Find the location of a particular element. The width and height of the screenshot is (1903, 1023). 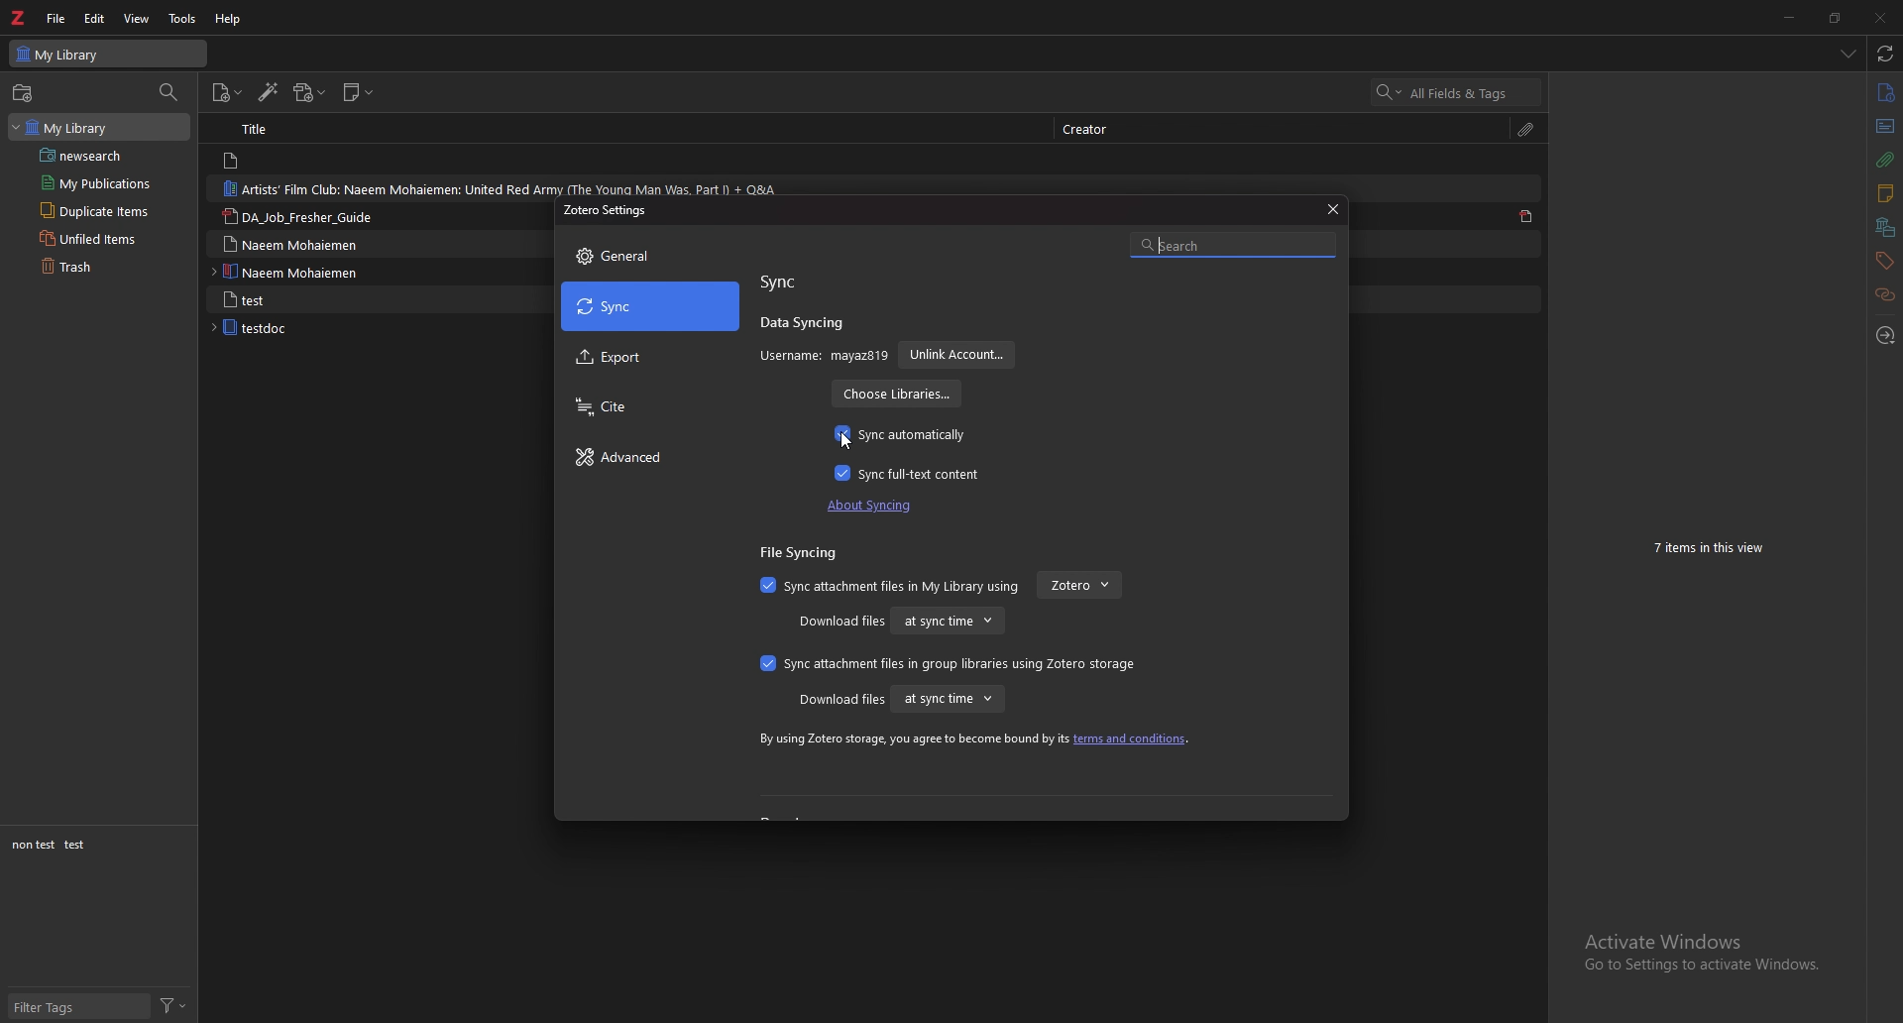

pdf is located at coordinates (1528, 218).